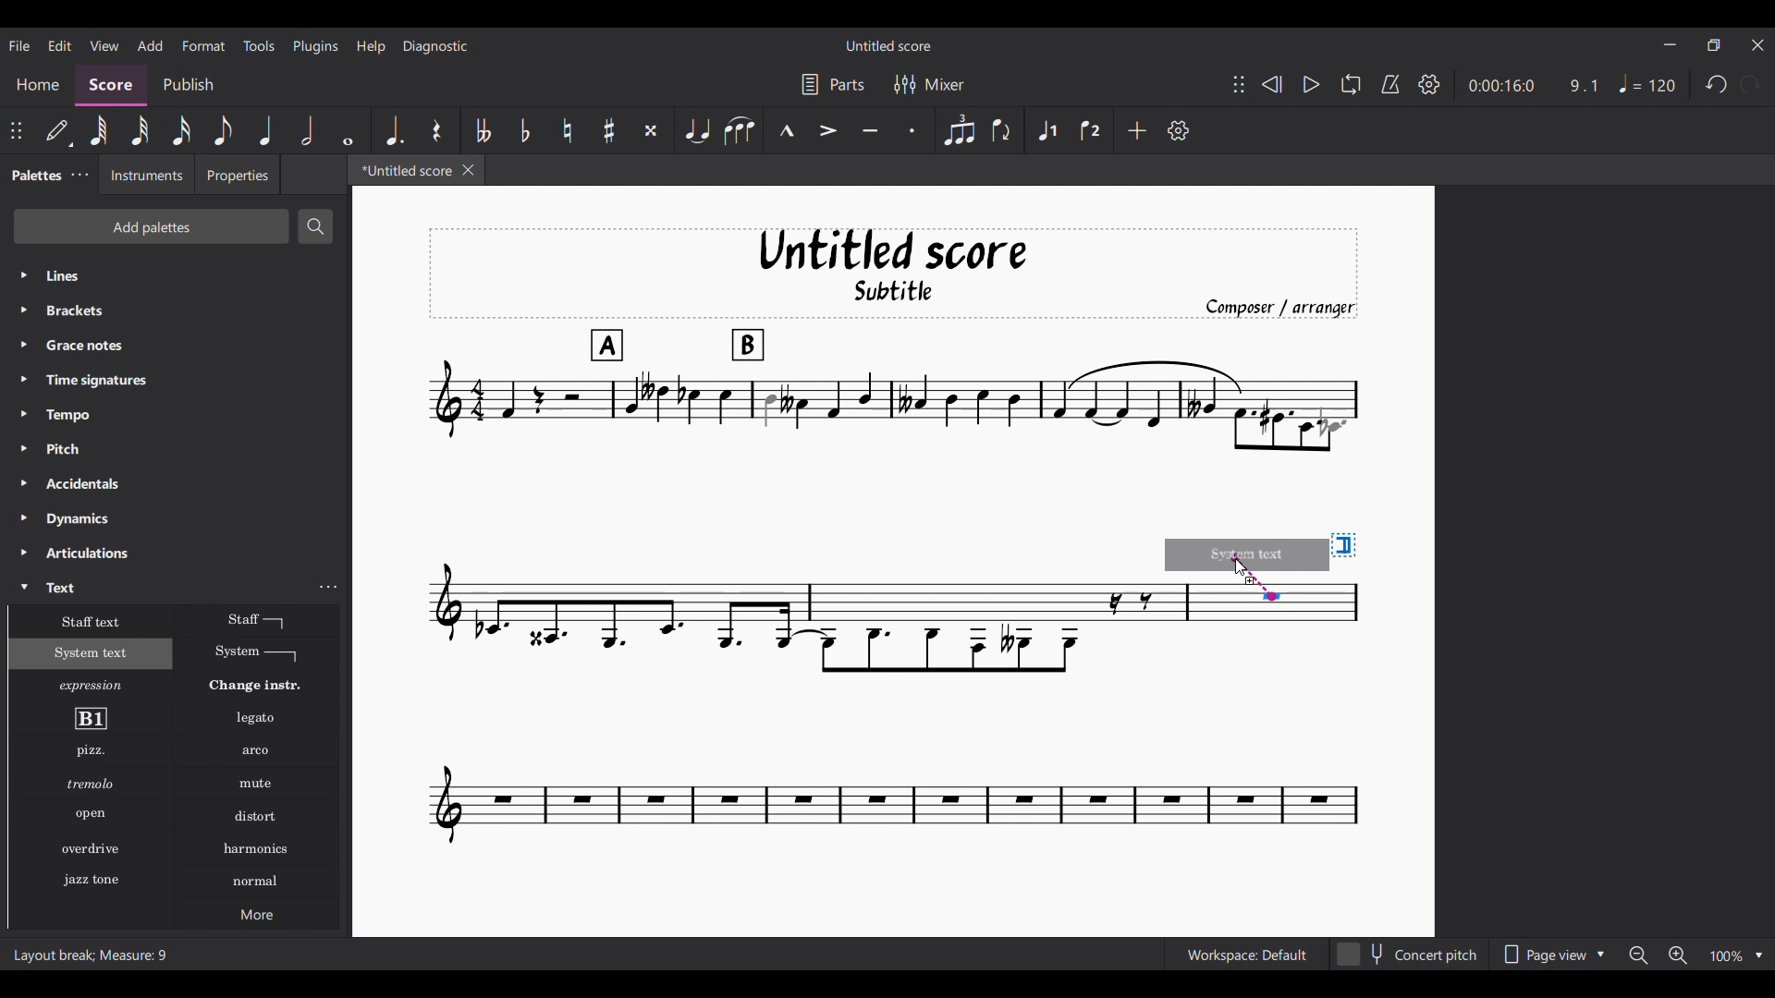 This screenshot has width=1775, height=998. What do you see at coordinates (176, 345) in the screenshot?
I see `Grace notes` at bounding box center [176, 345].